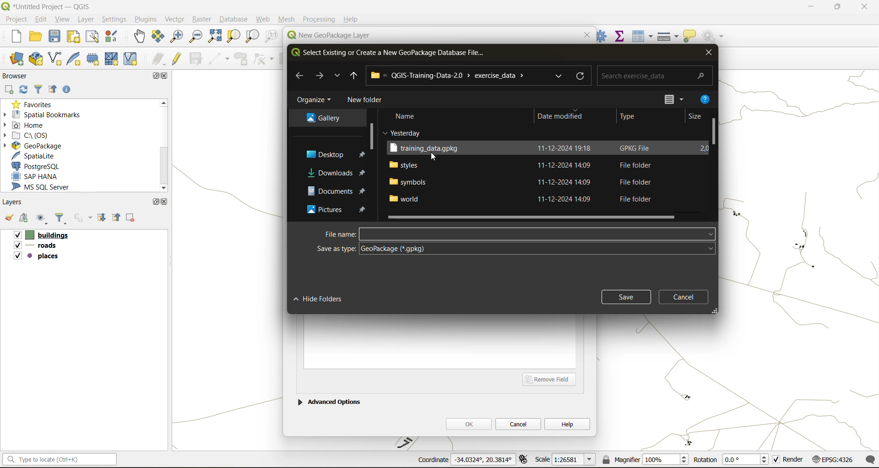 The image size is (879, 468). Describe the element at coordinates (113, 37) in the screenshot. I see `style manager` at that location.